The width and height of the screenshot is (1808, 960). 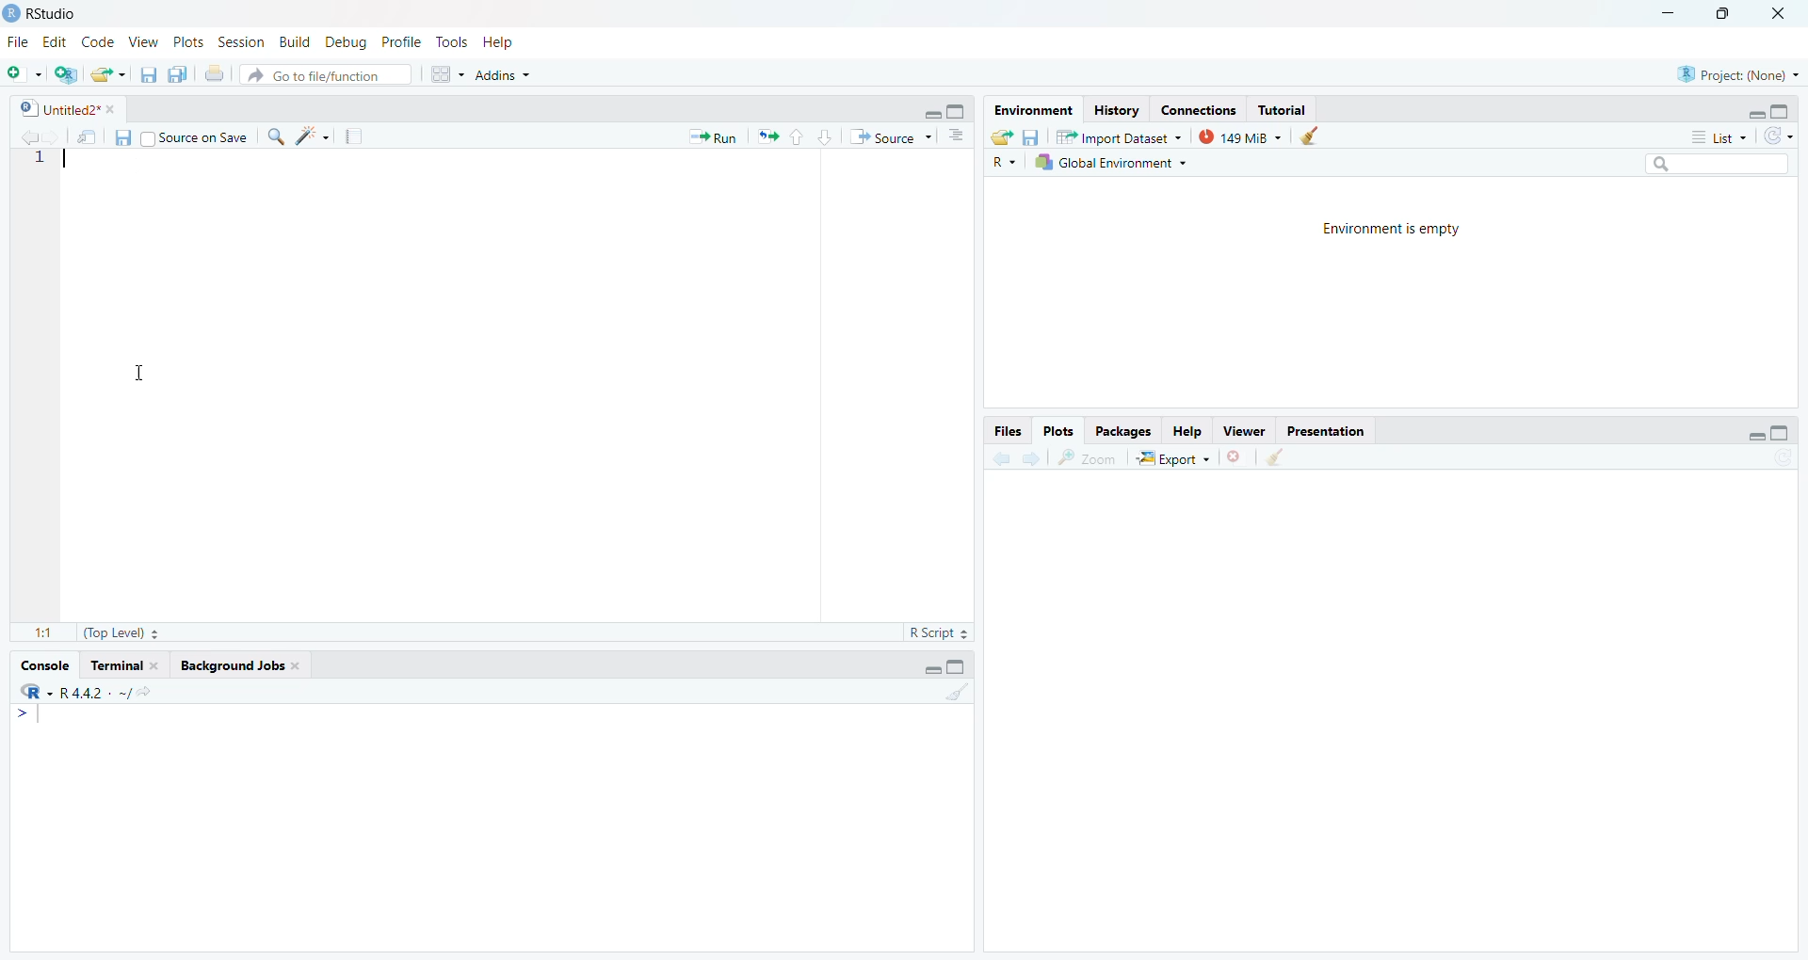 I want to click on Source on Save, so click(x=197, y=138).